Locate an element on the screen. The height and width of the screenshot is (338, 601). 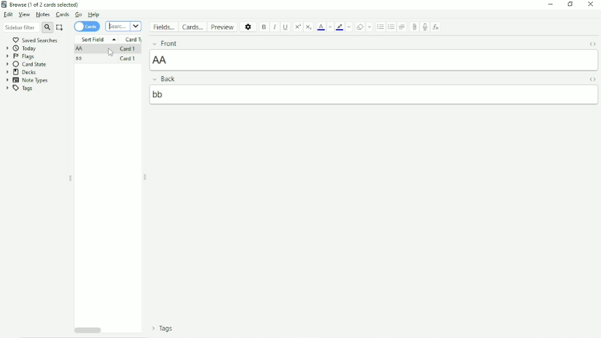
Ordered list is located at coordinates (392, 26).